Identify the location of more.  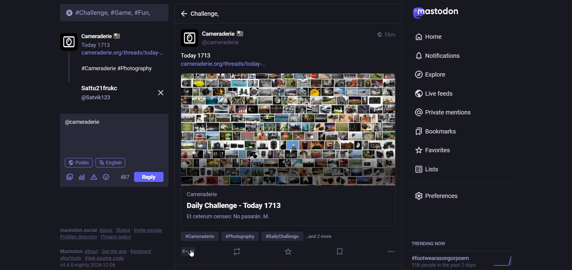
(392, 252).